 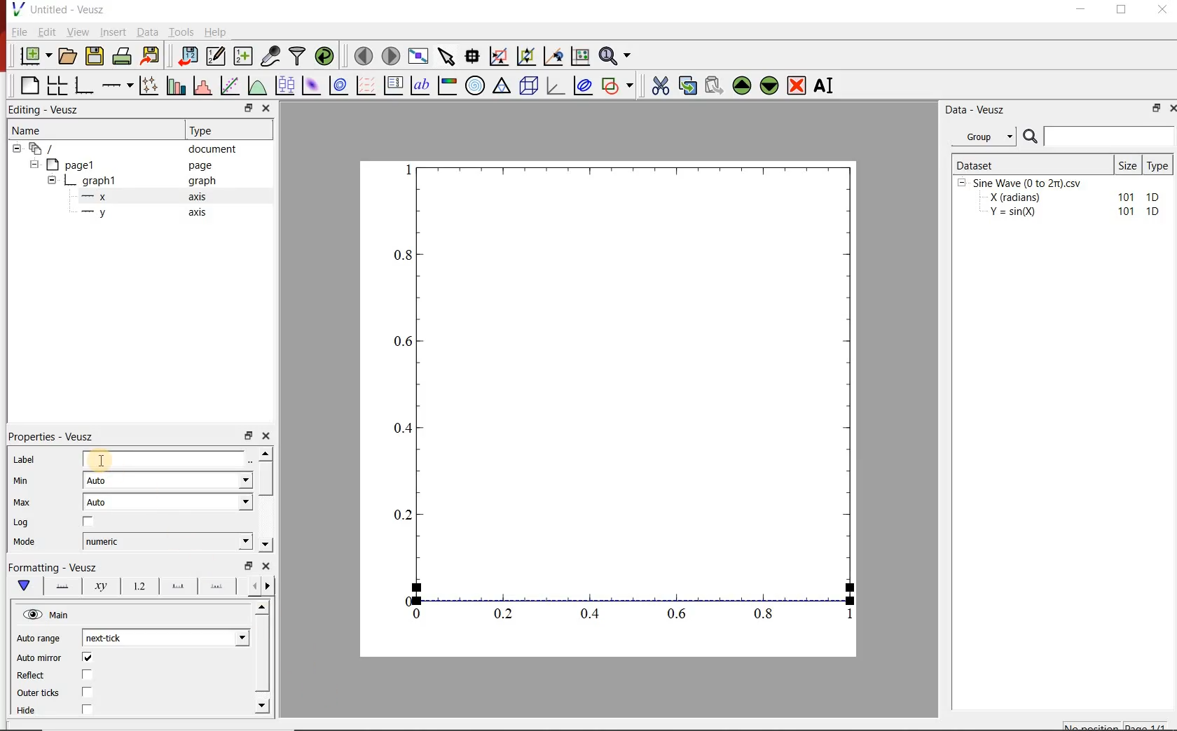 I want to click on Dataset, so click(x=1031, y=164).